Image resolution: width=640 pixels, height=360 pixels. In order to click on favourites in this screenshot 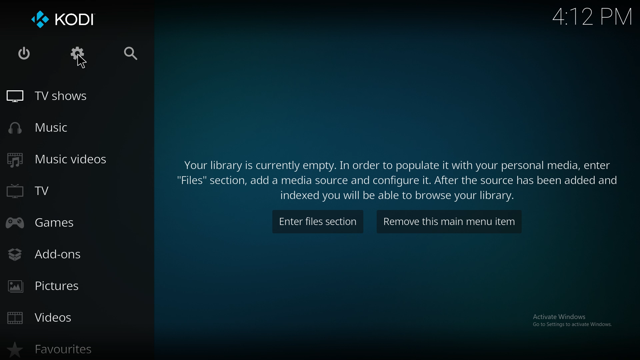, I will do `click(55, 350)`.